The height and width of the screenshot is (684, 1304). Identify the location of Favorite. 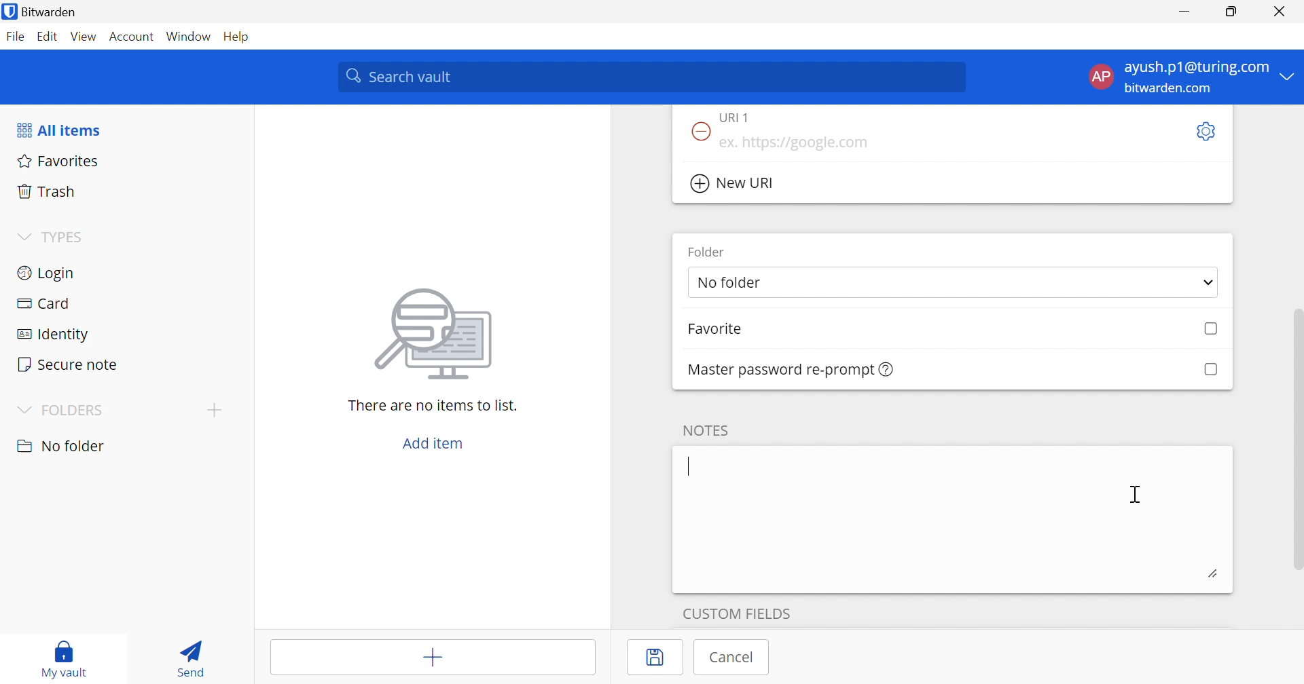
(714, 329).